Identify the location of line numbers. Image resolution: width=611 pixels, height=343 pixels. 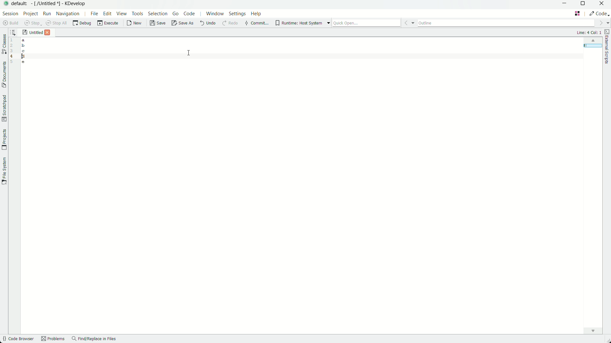
(12, 50).